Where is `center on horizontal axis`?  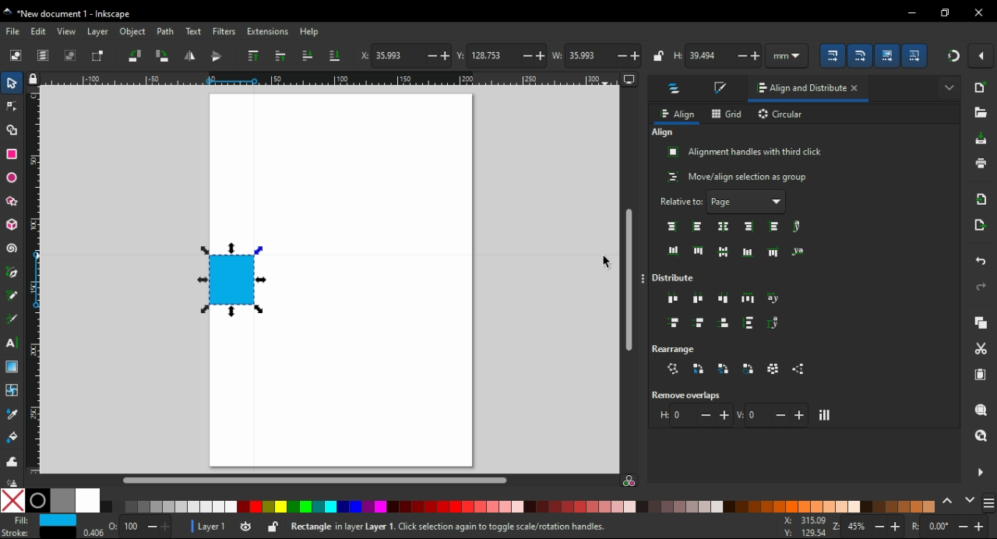 center on horizontal axis is located at coordinates (725, 252).